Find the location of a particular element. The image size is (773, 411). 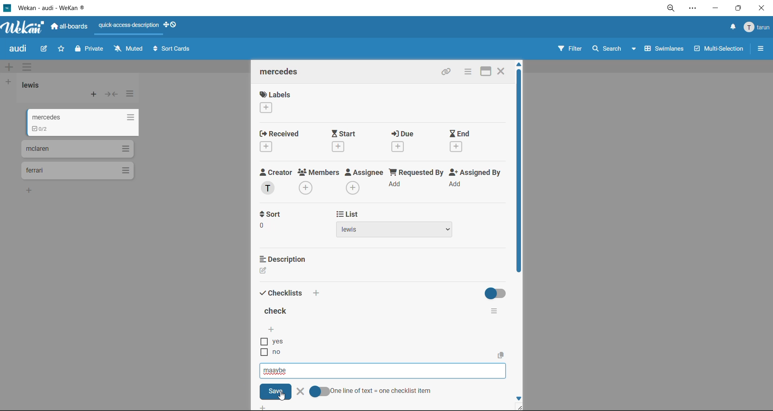

close is located at coordinates (504, 71).